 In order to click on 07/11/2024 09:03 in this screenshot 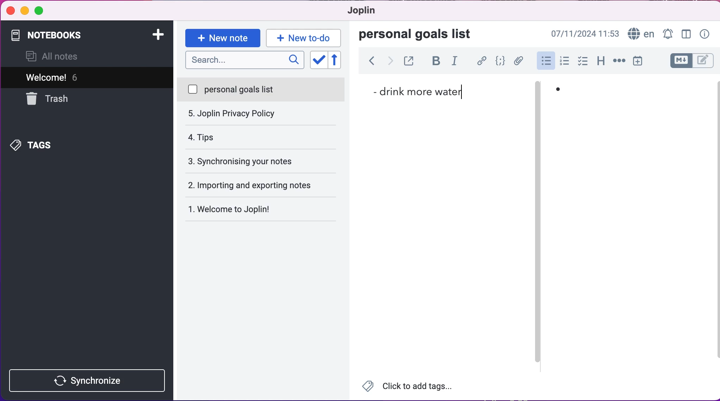, I will do `click(584, 33)`.